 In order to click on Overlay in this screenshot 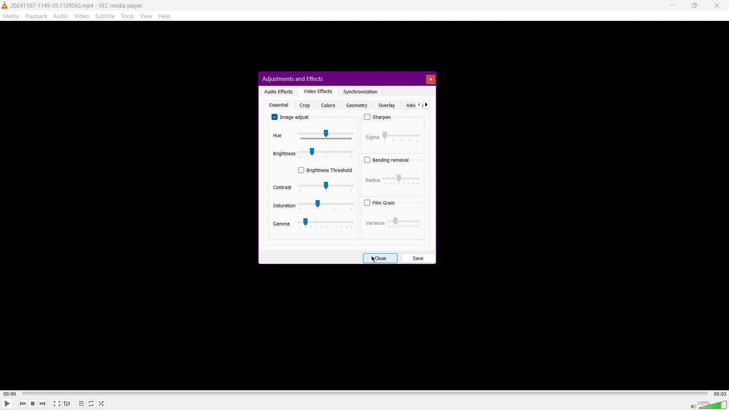, I will do `click(387, 105)`.